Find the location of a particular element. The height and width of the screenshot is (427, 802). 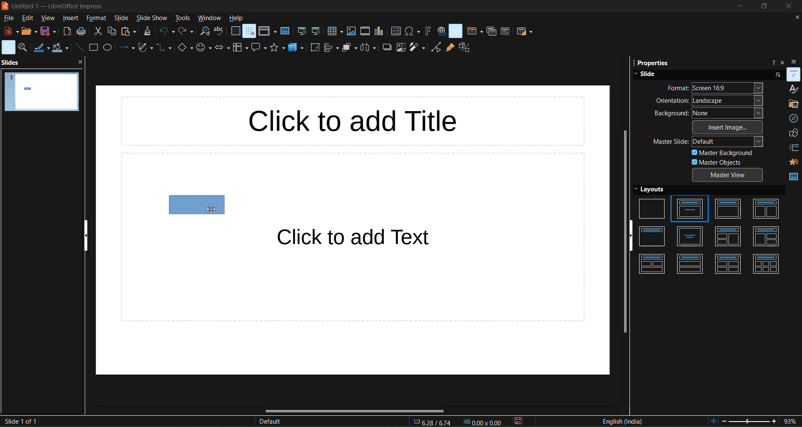

basic shapes is located at coordinates (184, 48).